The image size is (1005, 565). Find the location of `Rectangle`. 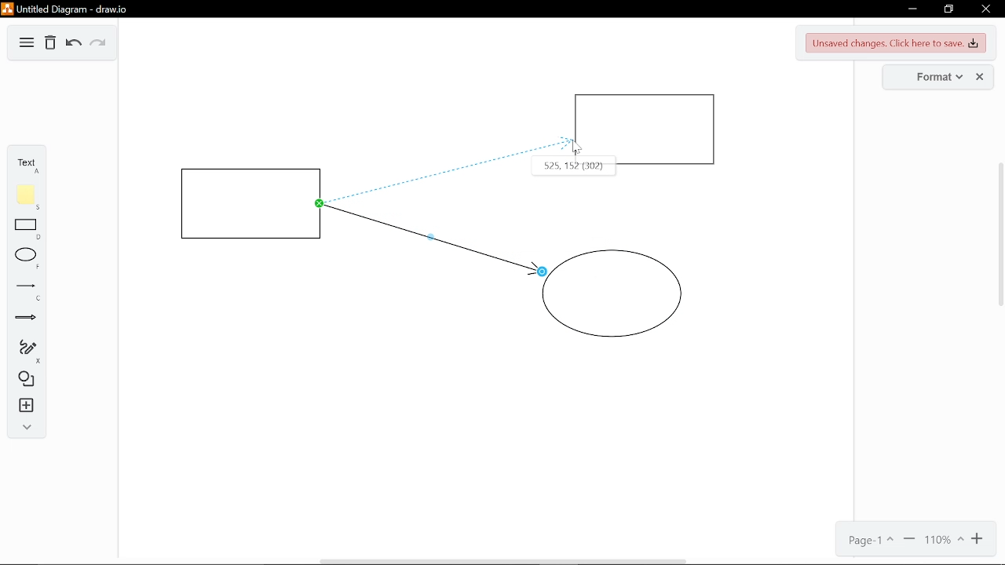

Rectangle is located at coordinates (250, 204).